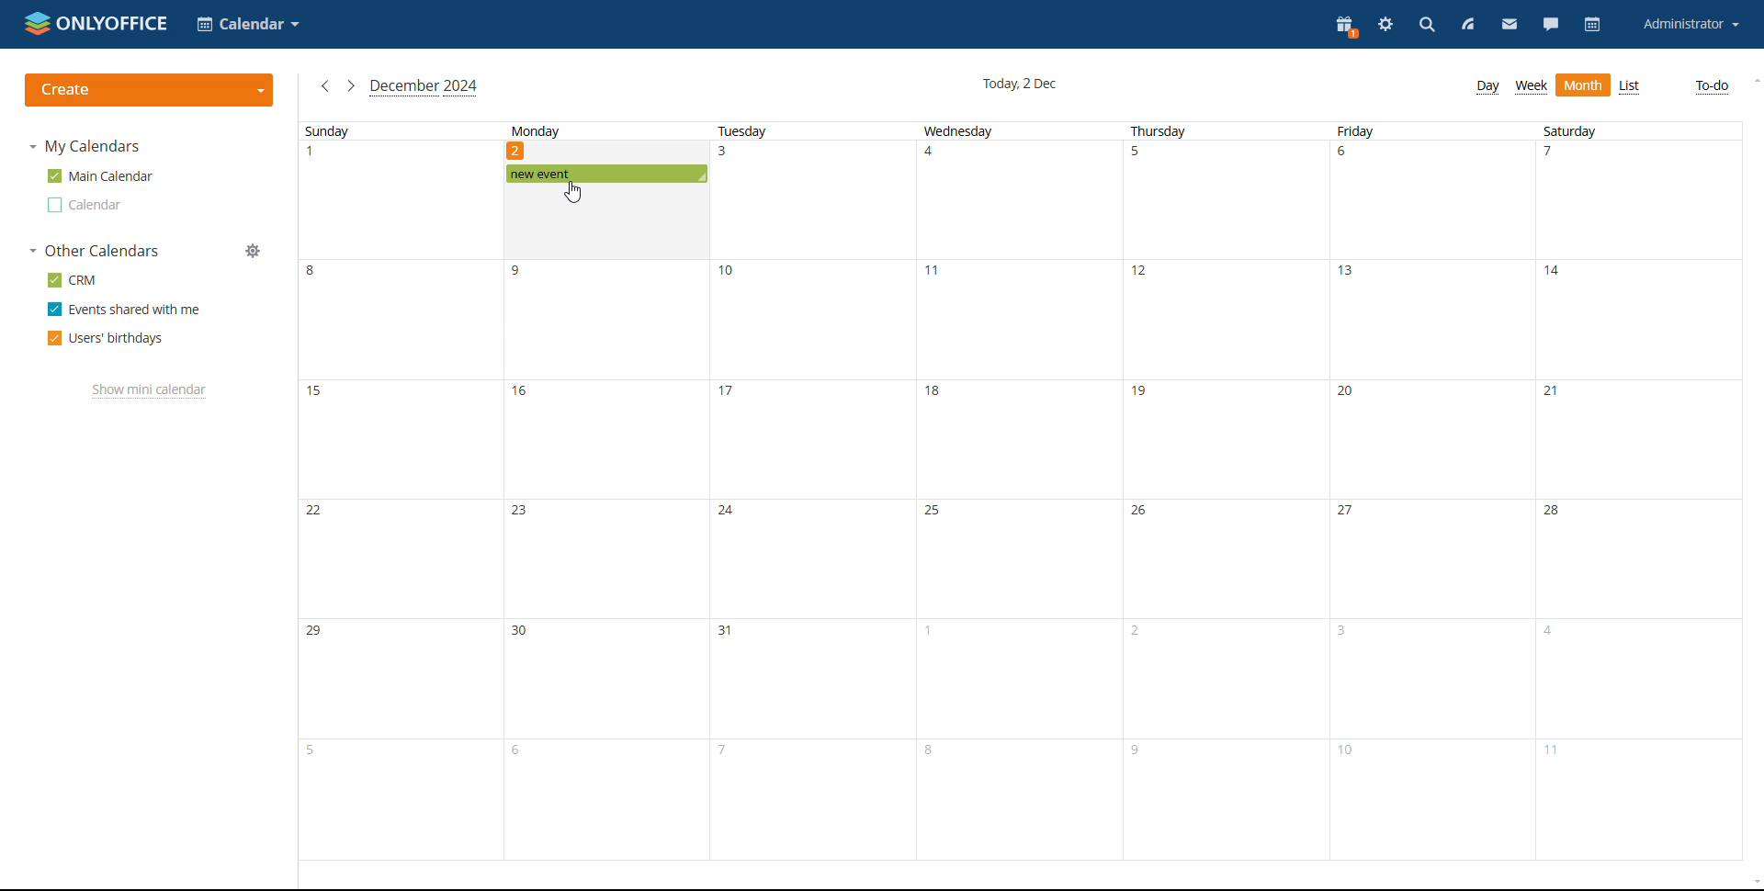 Image resolution: width=1764 pixels, height=891 pixels. I want to click on other calendar, so click(82, 205).